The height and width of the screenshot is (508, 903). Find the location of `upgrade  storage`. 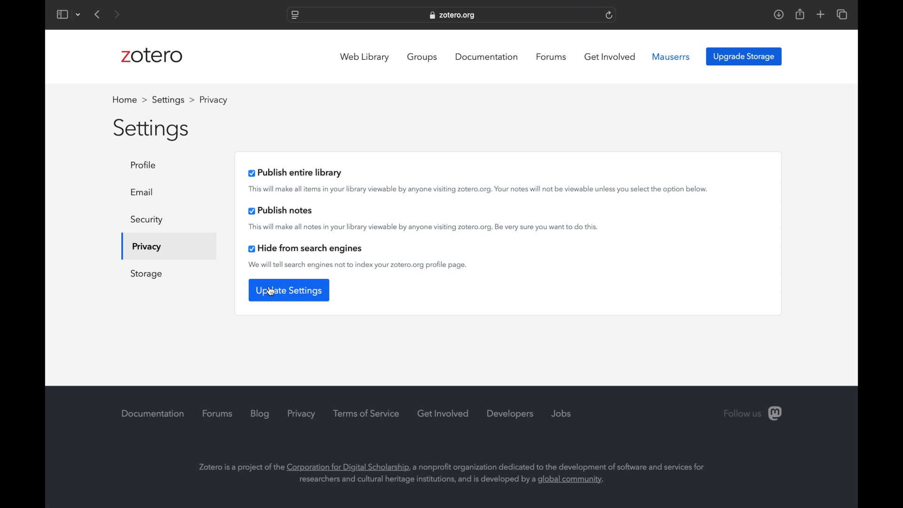

upgrade  storage is located at coordinates (744, 56).